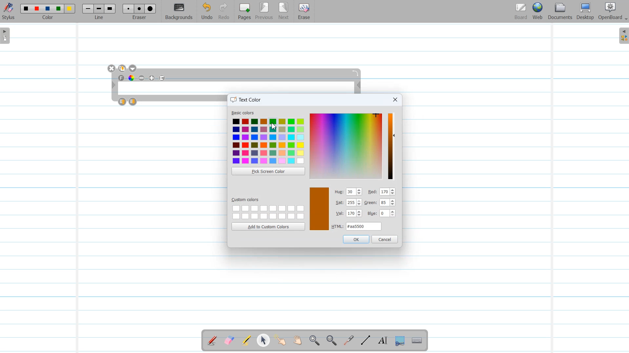  Describe the element at coordinates (280, 341) in the screenshot. I see `Interact With Item` at that location.